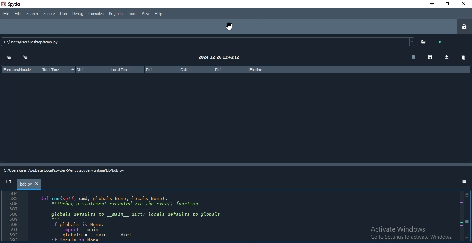 The height and width of the screenshot is (243, 472). Describe the element at coordinates (462, 42) in the screenshot. I see `options` at that location.